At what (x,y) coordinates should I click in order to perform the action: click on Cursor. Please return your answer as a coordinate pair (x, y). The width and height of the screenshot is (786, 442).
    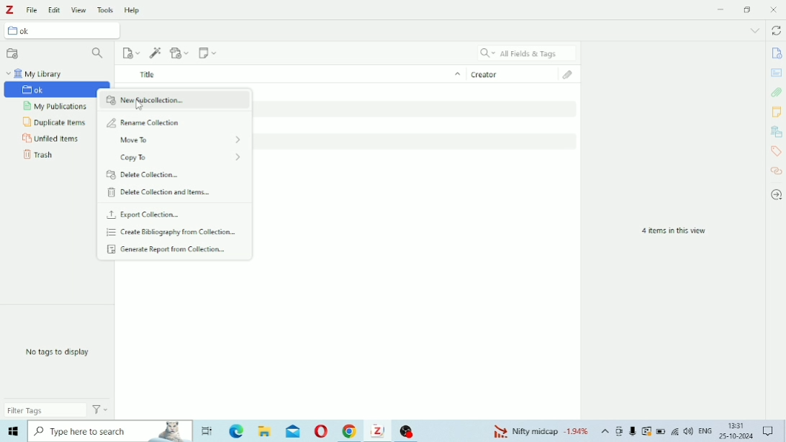
    Looking at the image, I should click on (140, 105).